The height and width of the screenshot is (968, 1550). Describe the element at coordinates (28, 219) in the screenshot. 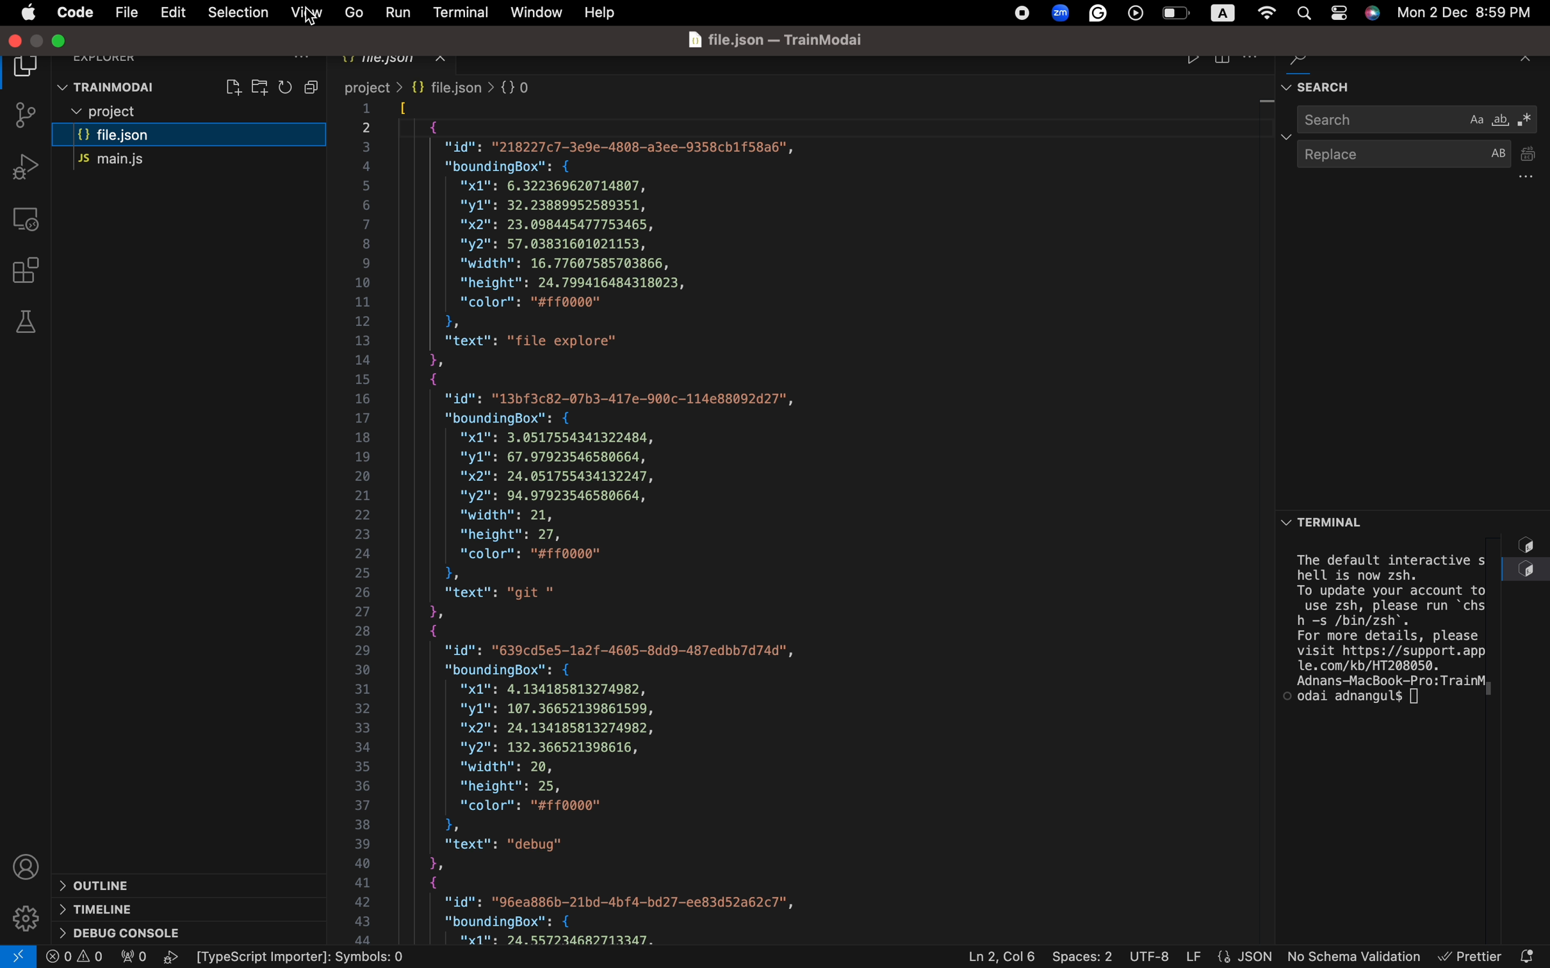

I see `remote explorer ` at that location.